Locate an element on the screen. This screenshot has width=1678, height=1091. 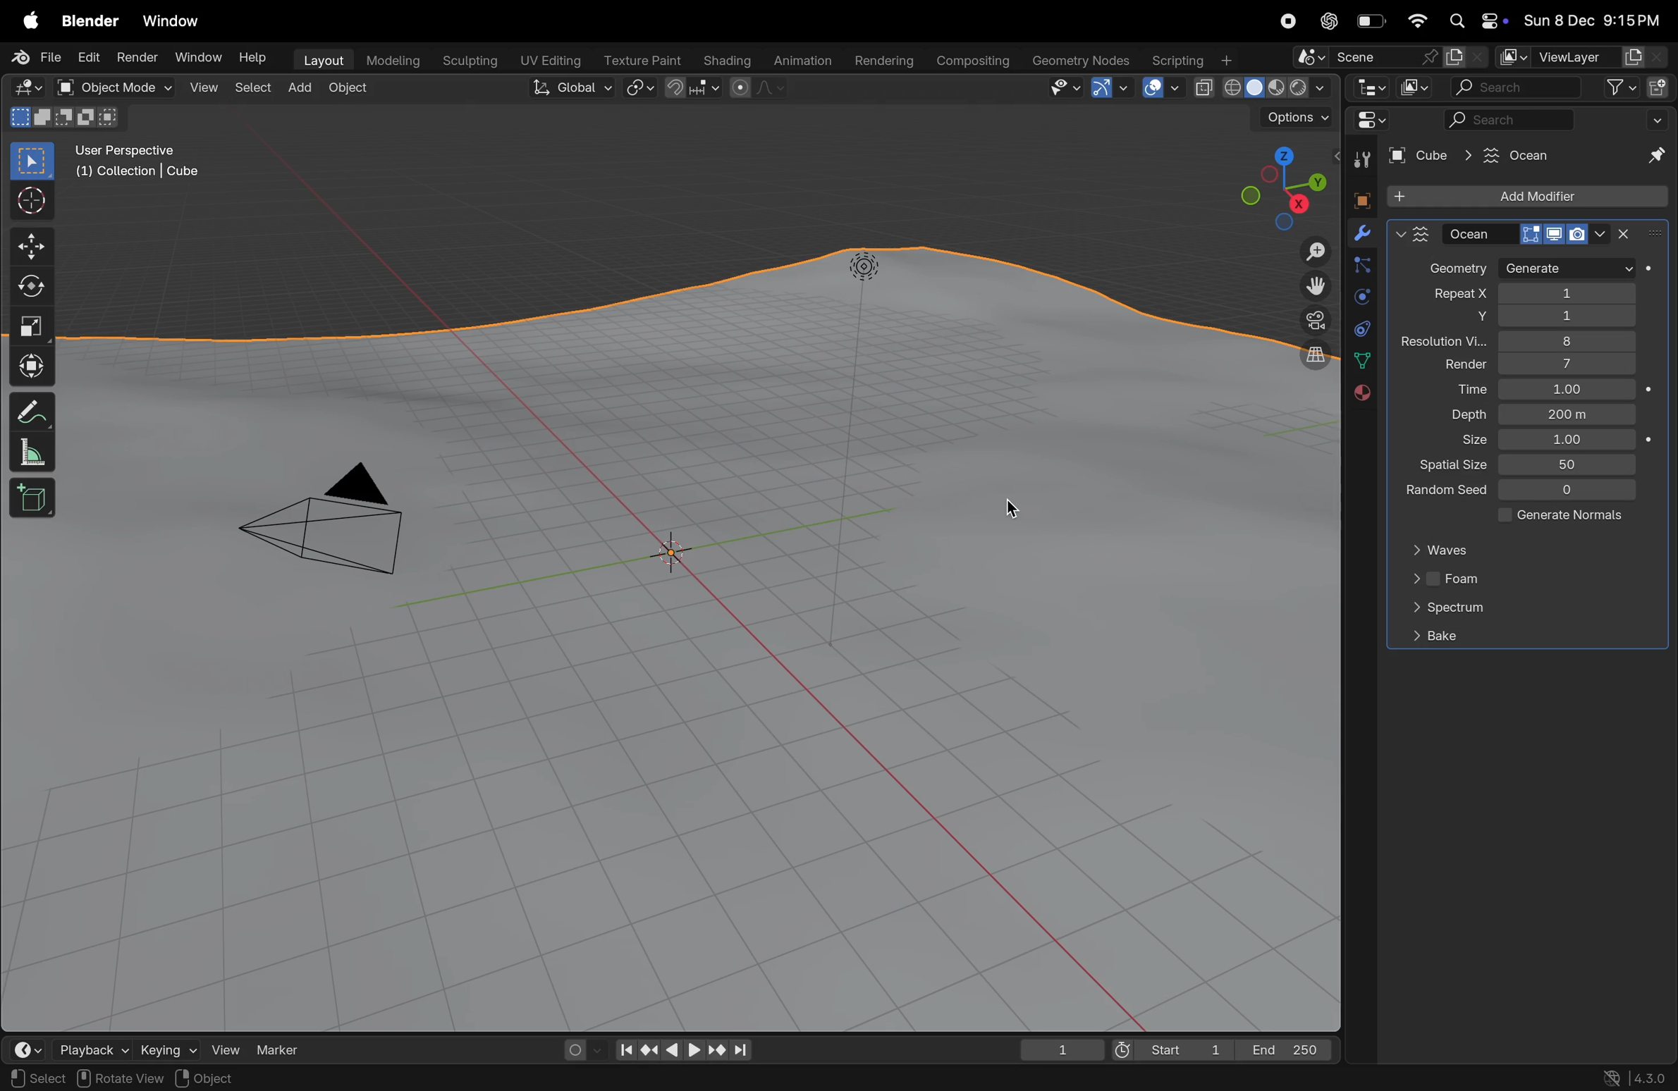
cursor is located at coordinates (1002, 511).